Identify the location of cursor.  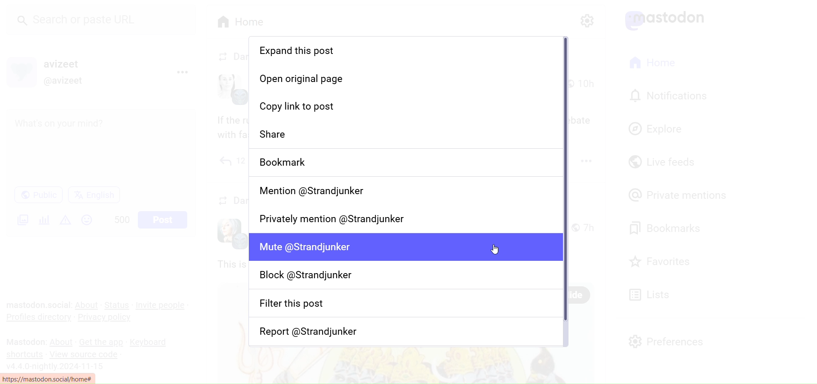
(495, 252).